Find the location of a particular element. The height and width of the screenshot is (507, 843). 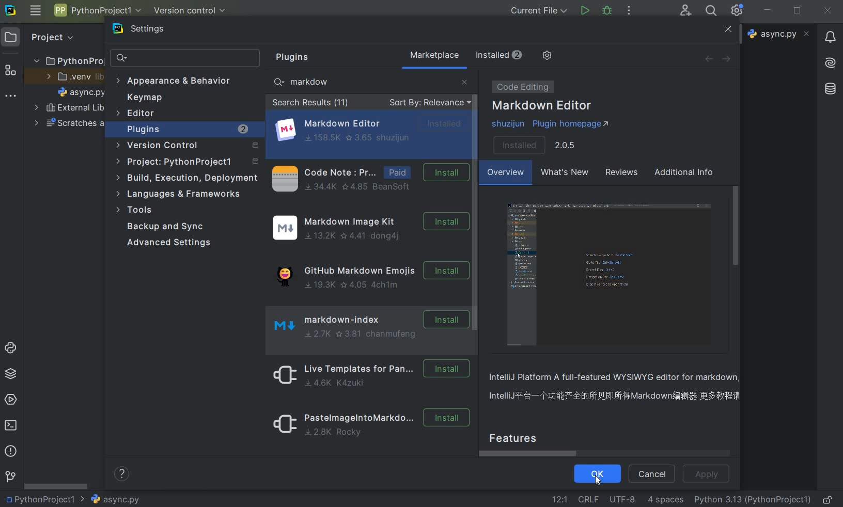

current interpreter is located at coordinates (753, 500).